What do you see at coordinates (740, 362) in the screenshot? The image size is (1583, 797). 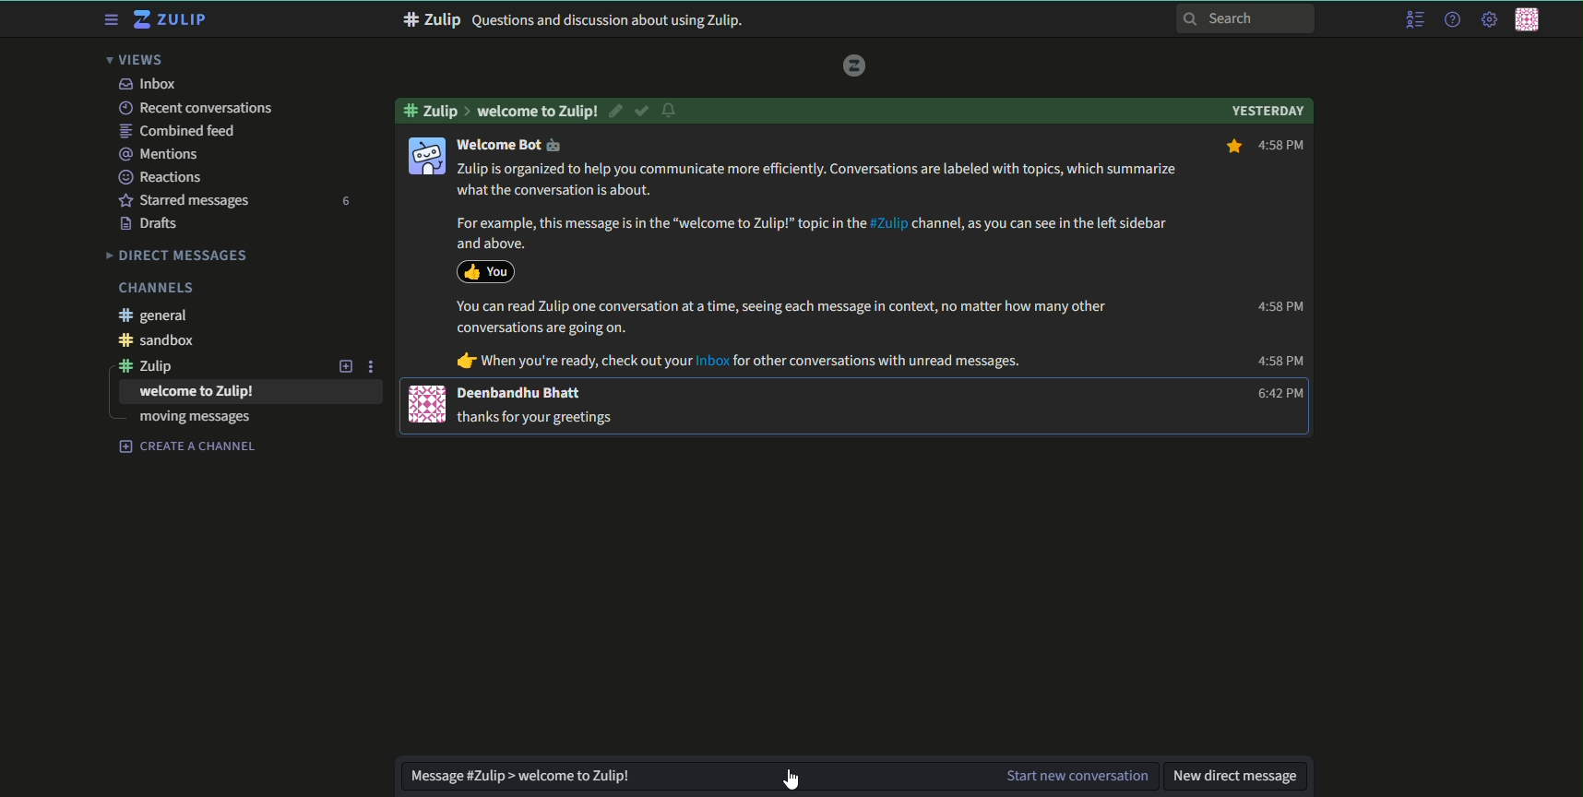 I see `@ When you're ready, check out your Inbox for other conversations with unread messages.` at bounding box center [740, 362].